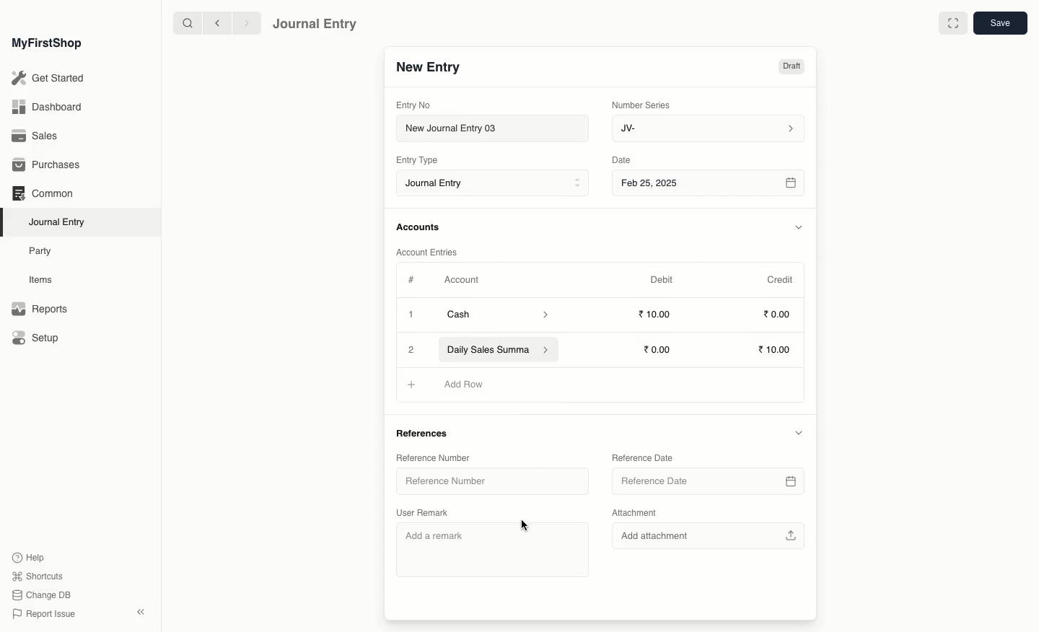 The width and height of the screenshot is (1039, 632). Describe the element at coordinates (41, 250) in the screenshot. I see `Party` at that location.